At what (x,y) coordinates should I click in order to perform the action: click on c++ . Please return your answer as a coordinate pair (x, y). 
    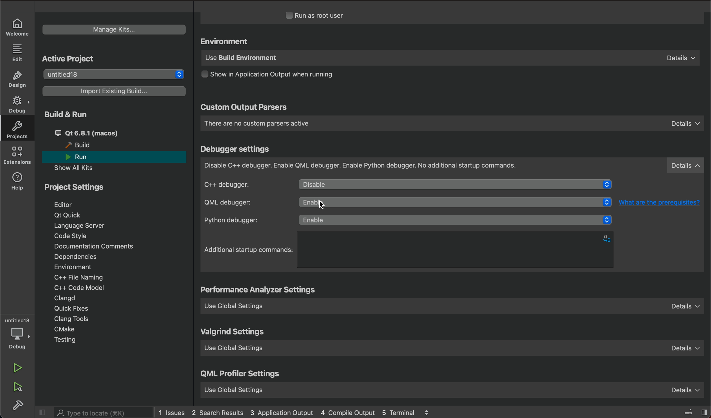
    Looking at the image, I should click on (243, 184).